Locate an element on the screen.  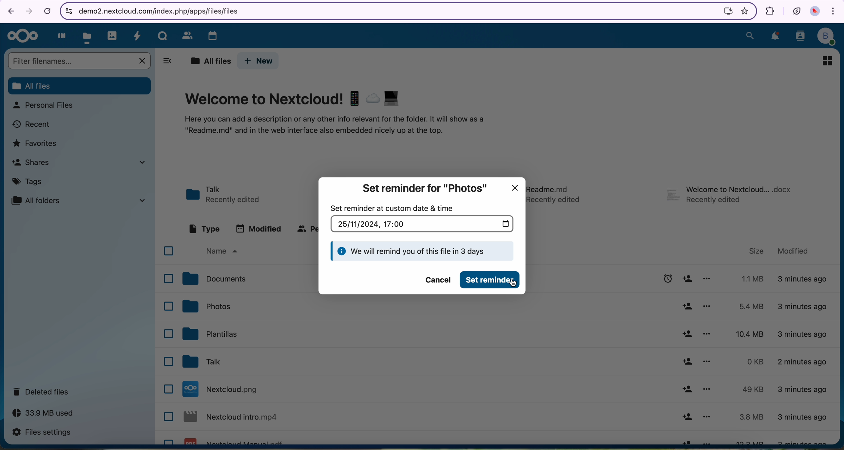
enable reminder is located at coordinates (666, 279).